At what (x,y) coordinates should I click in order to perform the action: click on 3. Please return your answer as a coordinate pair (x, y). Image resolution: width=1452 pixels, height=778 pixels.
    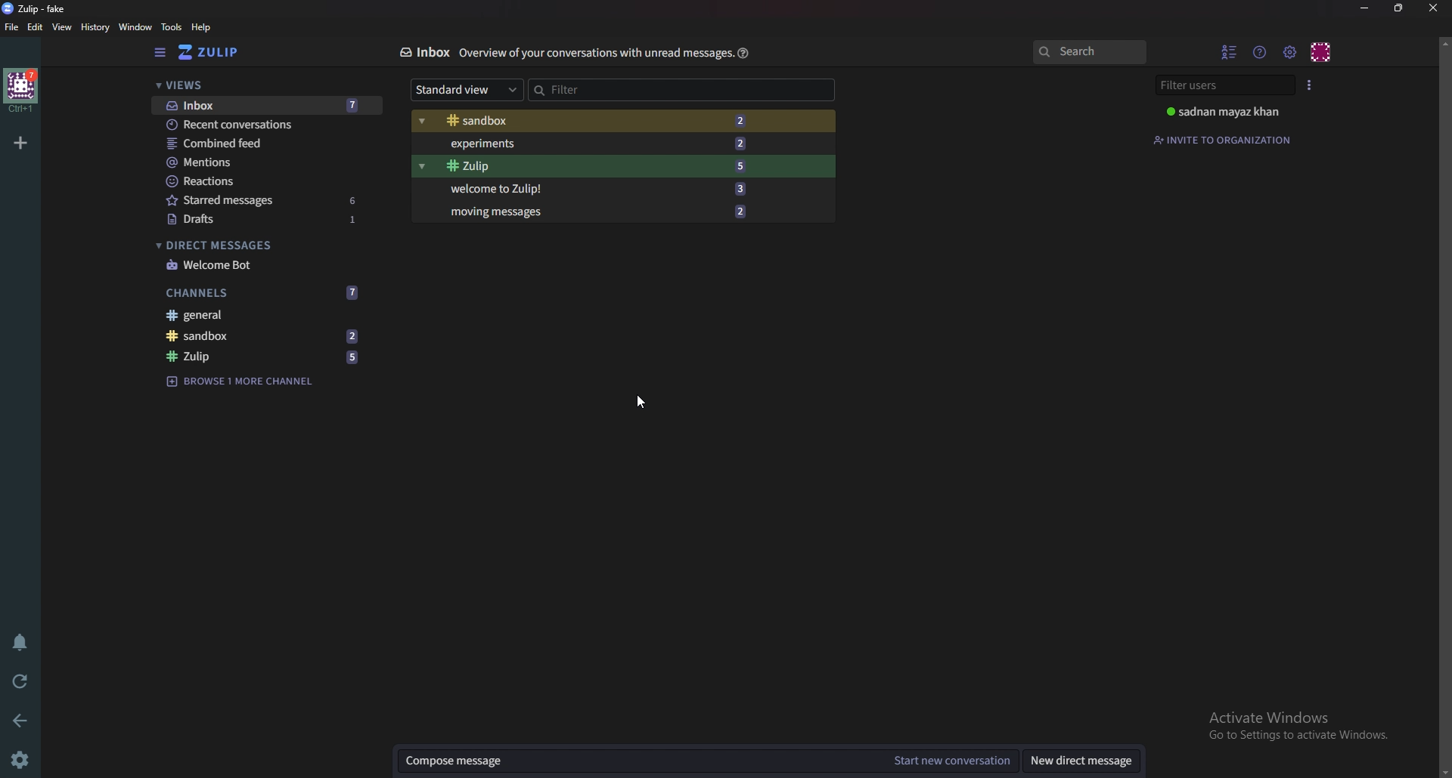
    Looking at the image, I should click on (746, 190).